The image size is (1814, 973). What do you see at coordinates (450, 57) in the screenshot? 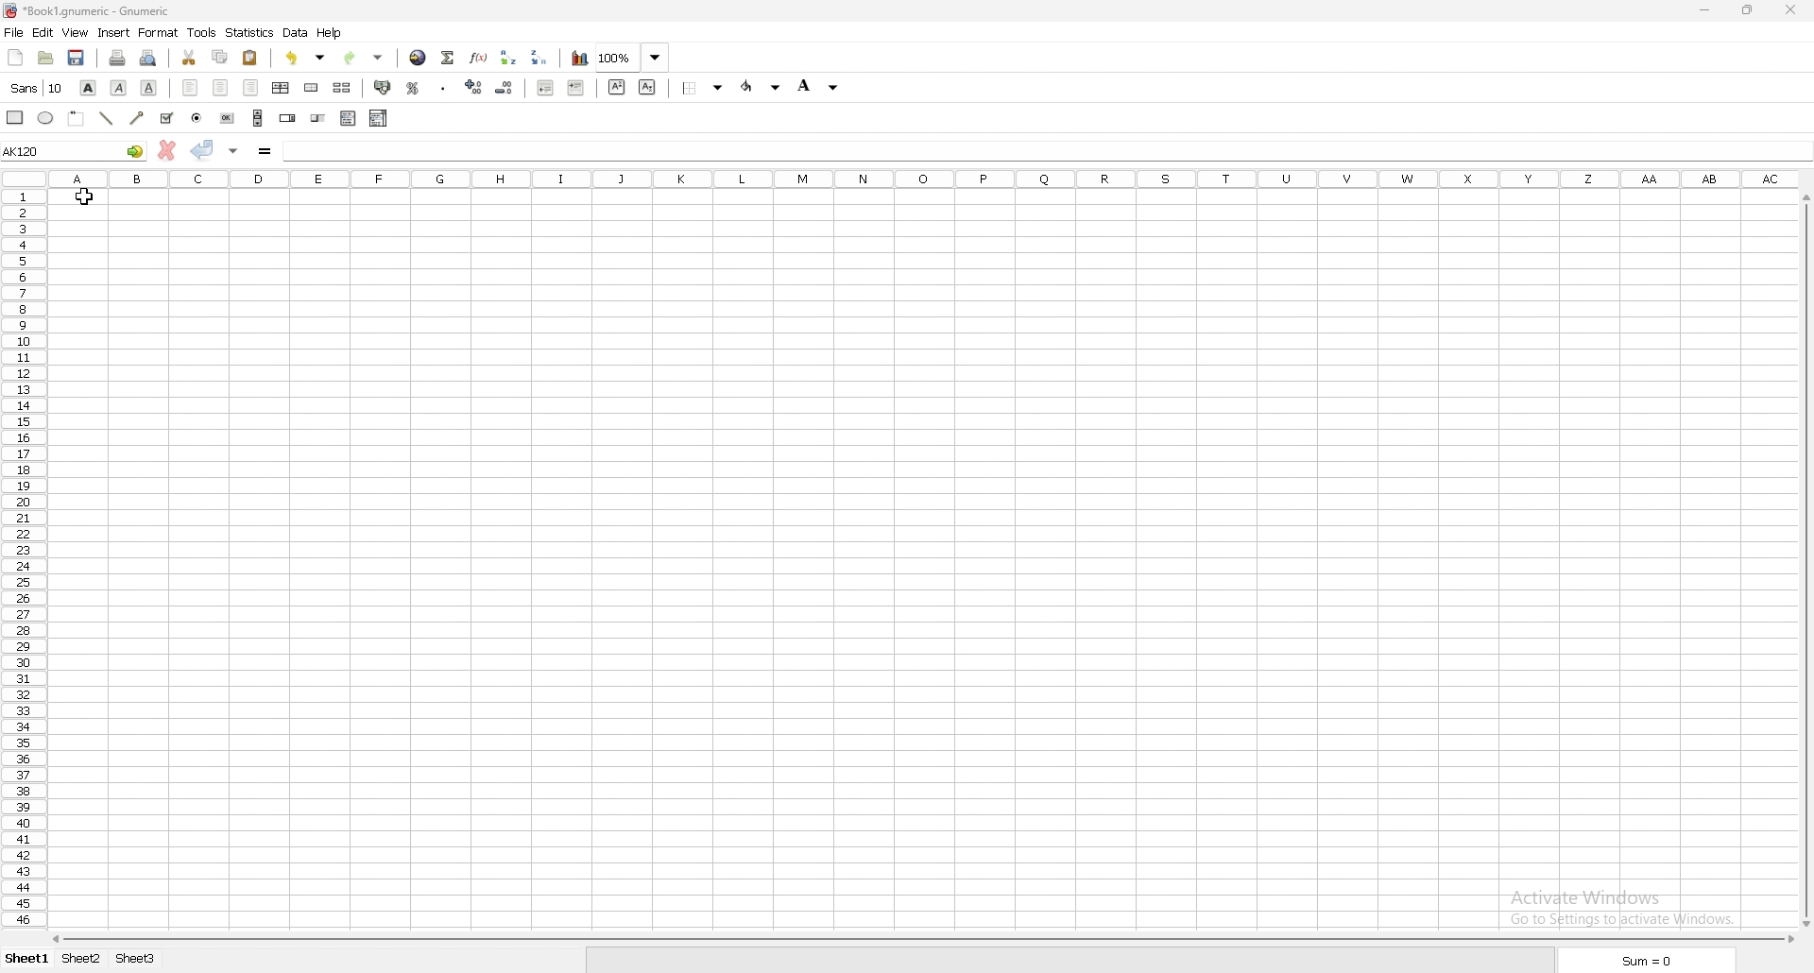
I see `summation` at bounding box center [450, 57].